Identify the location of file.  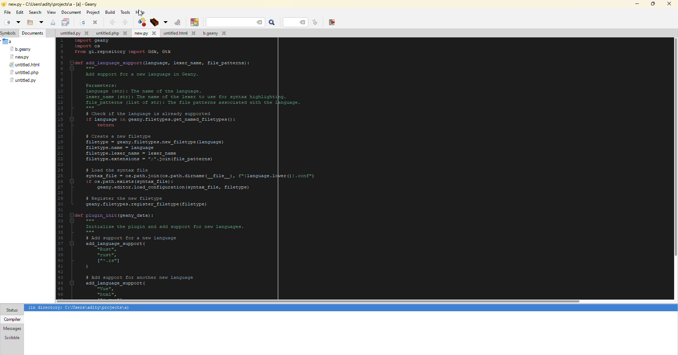
(23, 80).